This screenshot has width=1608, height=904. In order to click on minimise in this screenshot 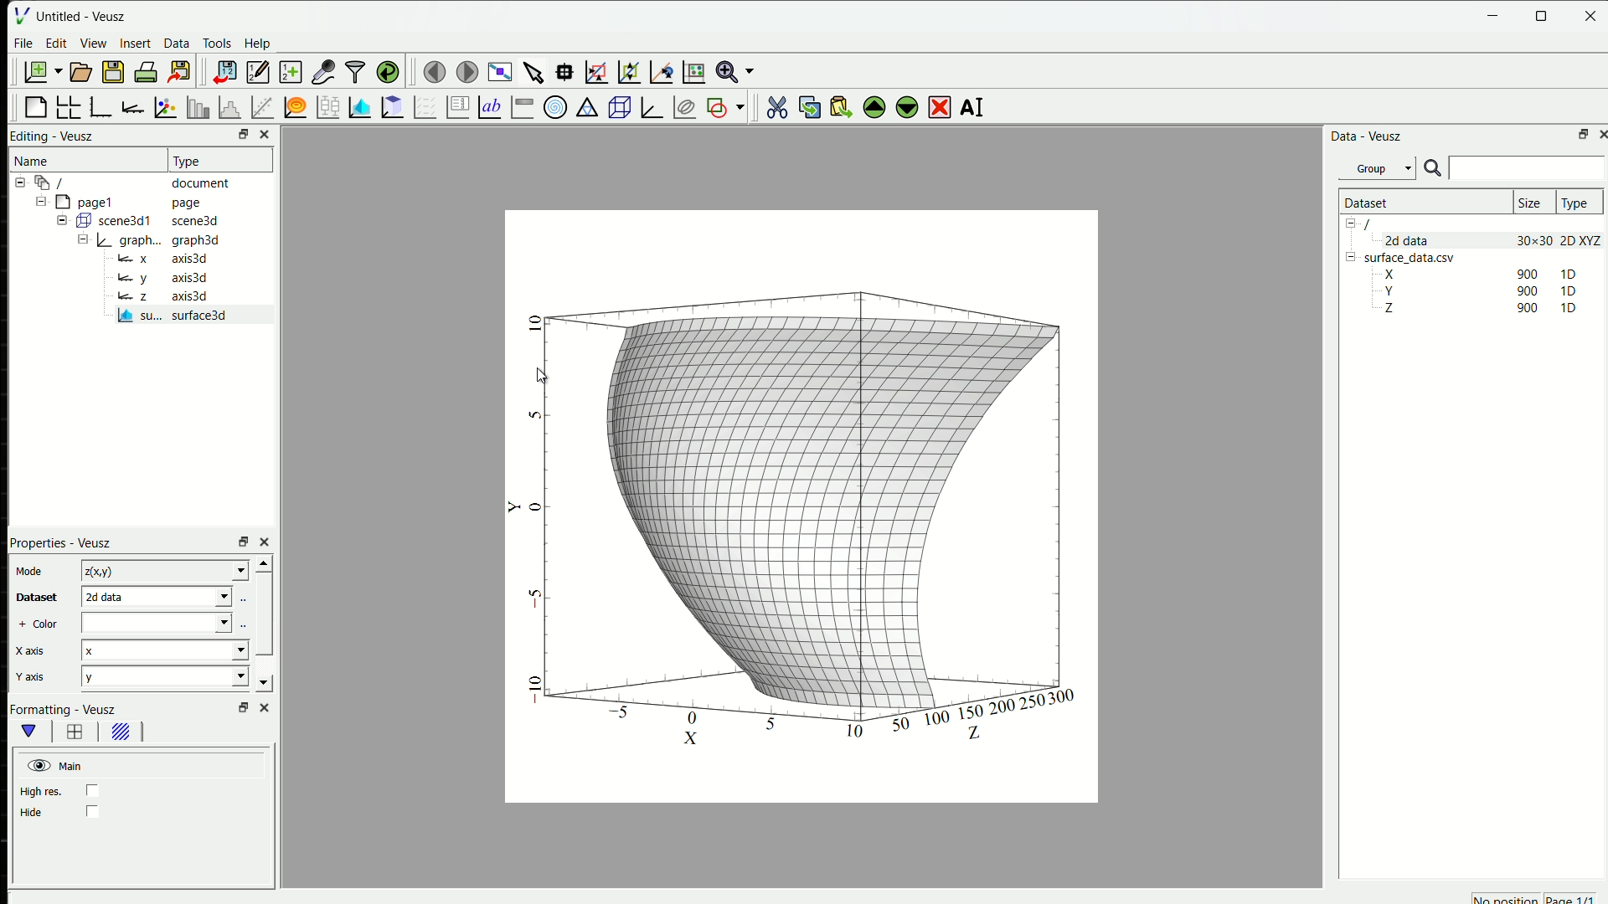, I will do `click(1494, 14)`.